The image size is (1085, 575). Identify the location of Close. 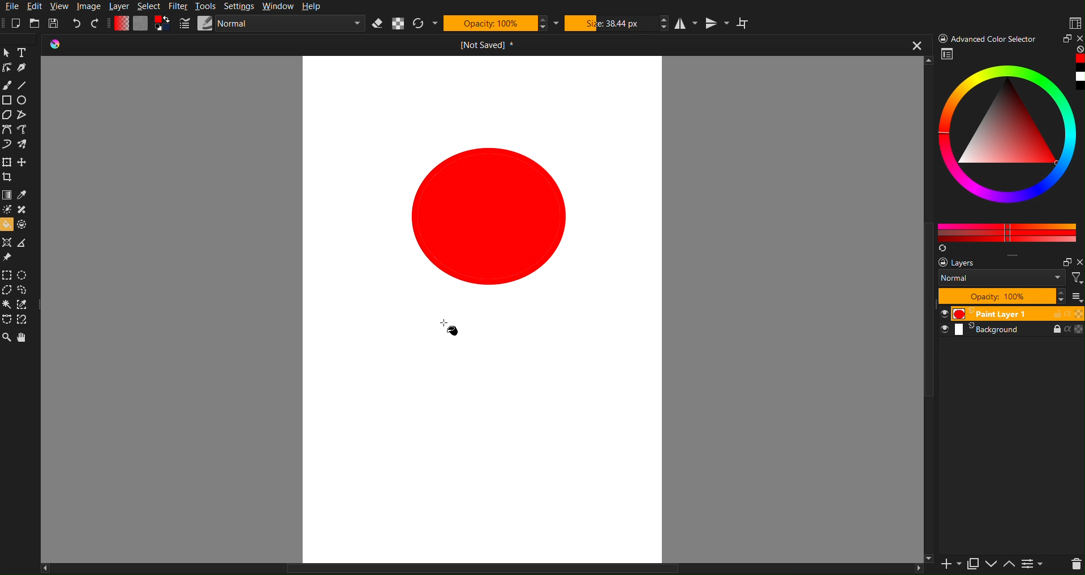
(1078, 261).